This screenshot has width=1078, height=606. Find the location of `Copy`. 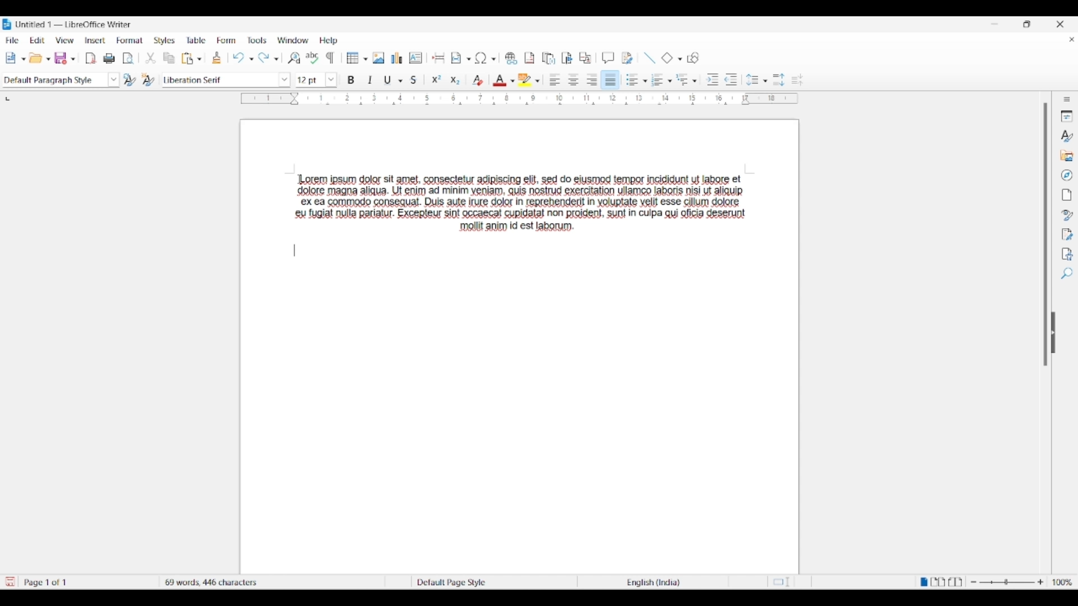

Copy is located at coordinates (169, 58).